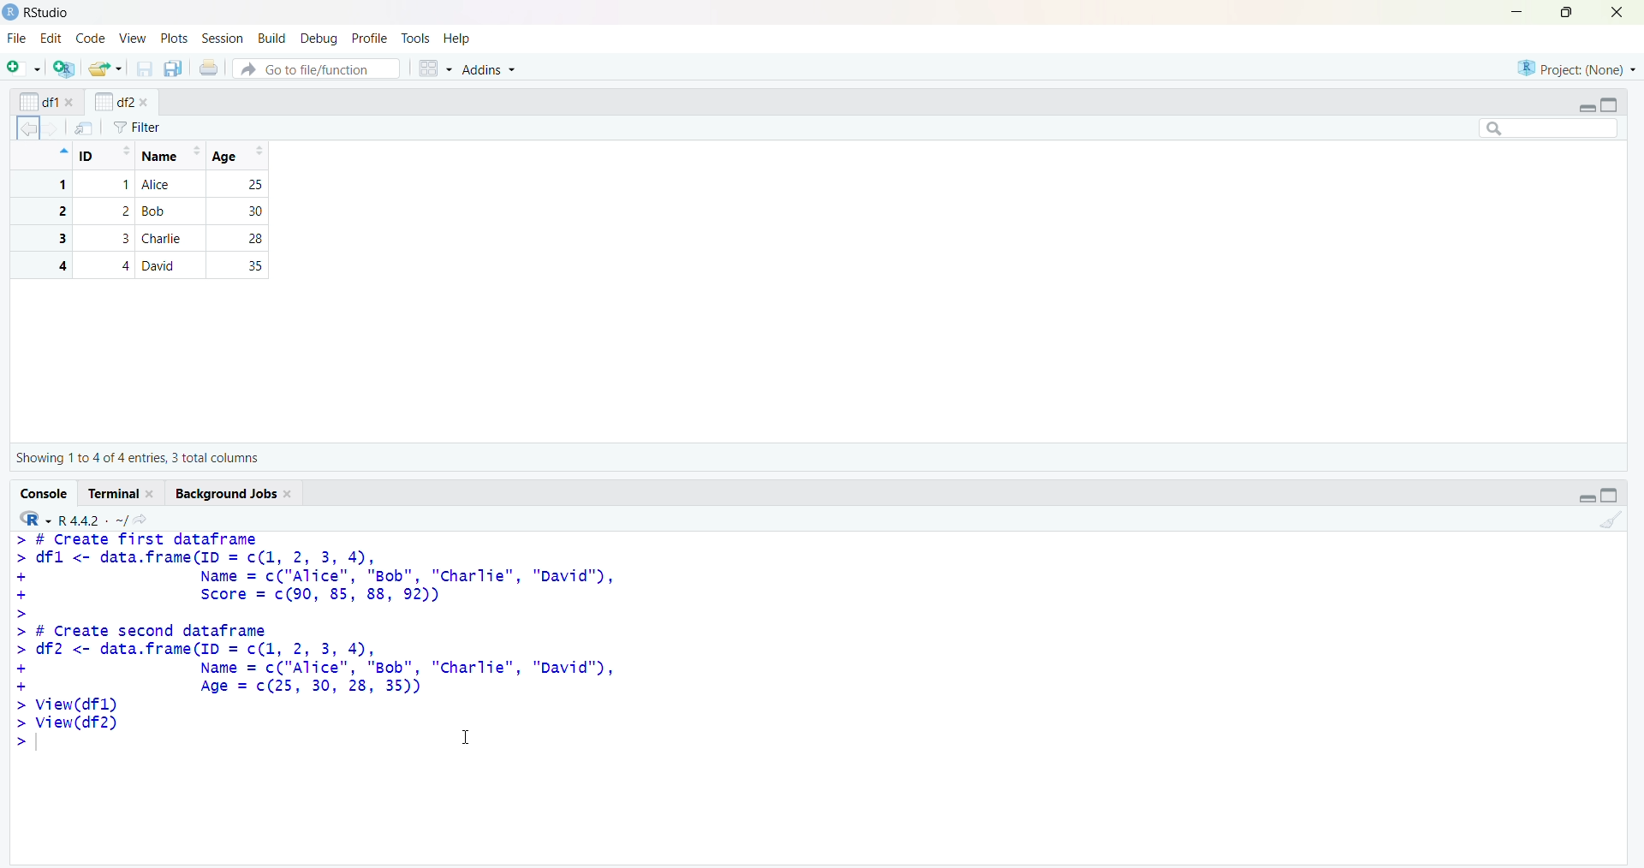 This screenshot has height=868, width=1644. I want to click on session, so click(226, 39).